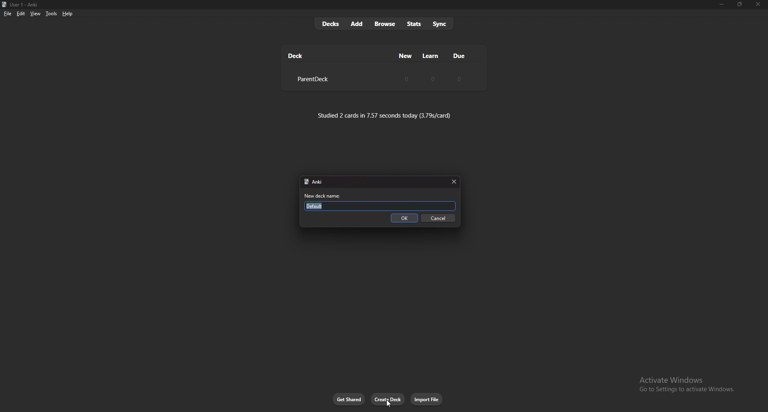  I want to click on deck settings, so click(474, 78).